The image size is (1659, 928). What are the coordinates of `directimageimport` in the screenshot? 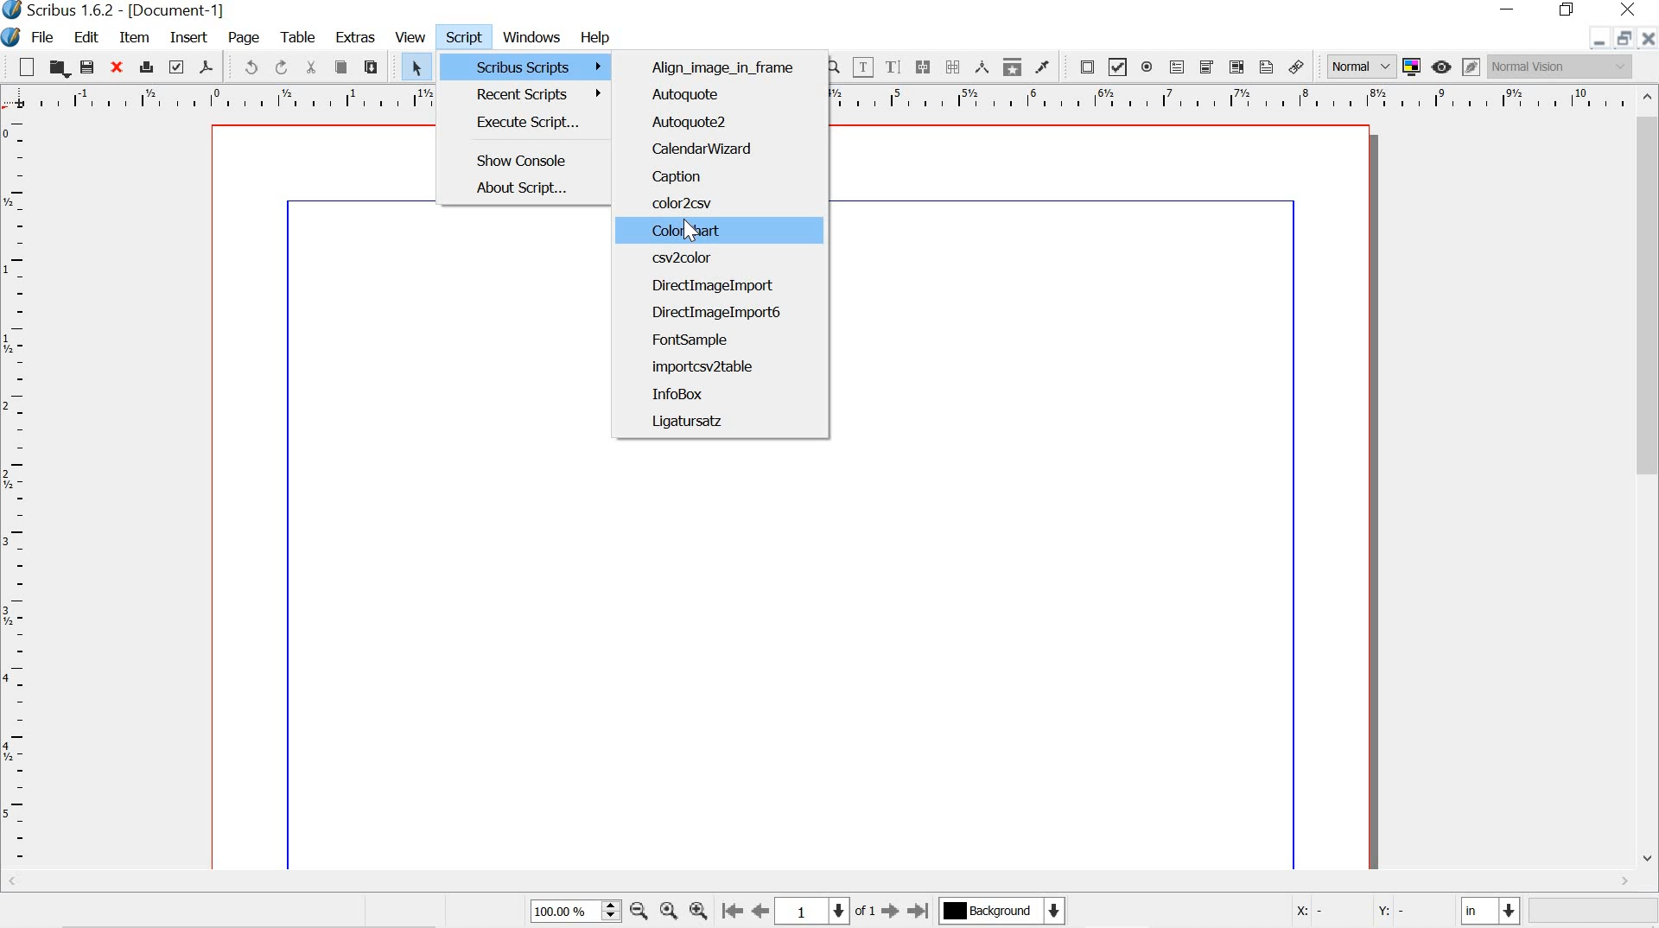 It's located at (727, 284).